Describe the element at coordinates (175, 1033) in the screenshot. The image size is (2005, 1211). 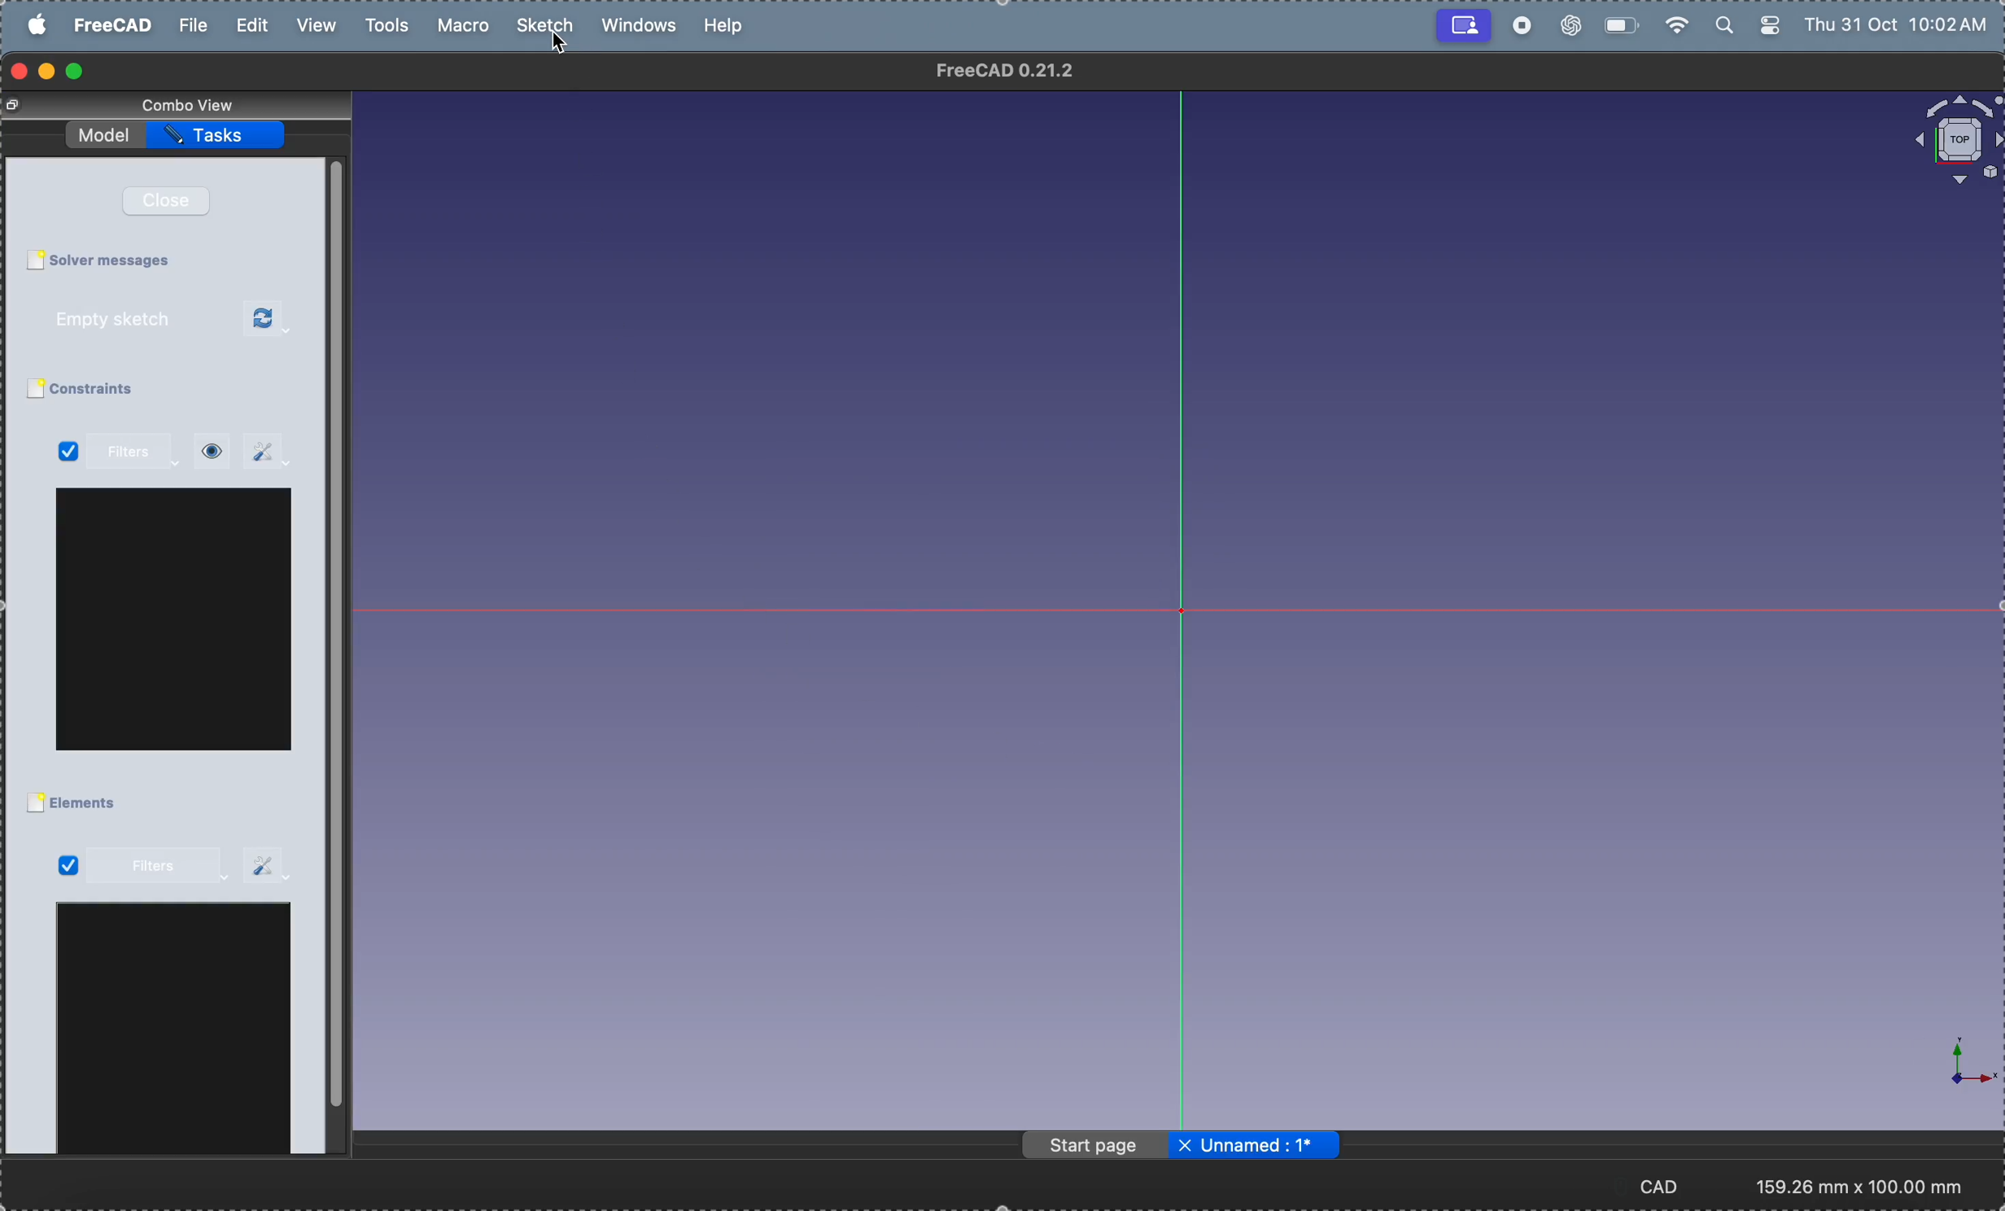
I see `window` at that location.